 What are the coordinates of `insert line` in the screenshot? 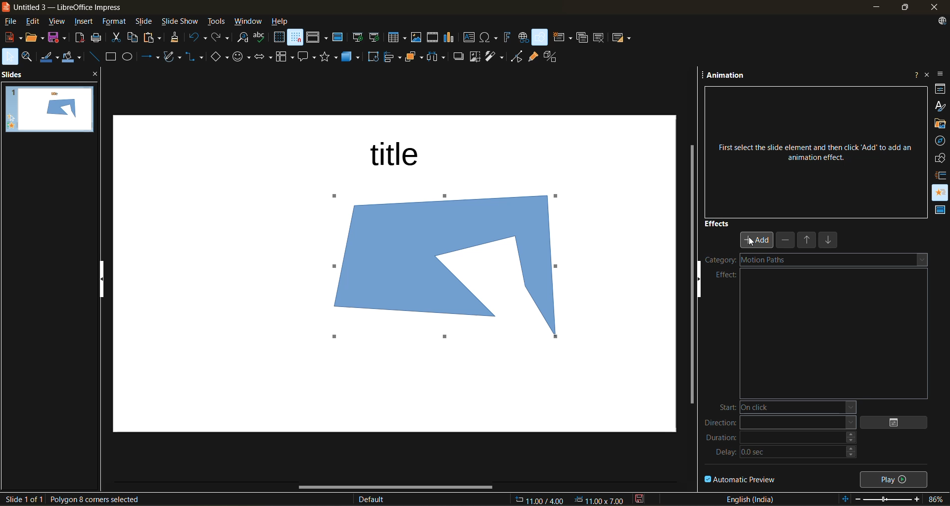 It's located at (95, 56).